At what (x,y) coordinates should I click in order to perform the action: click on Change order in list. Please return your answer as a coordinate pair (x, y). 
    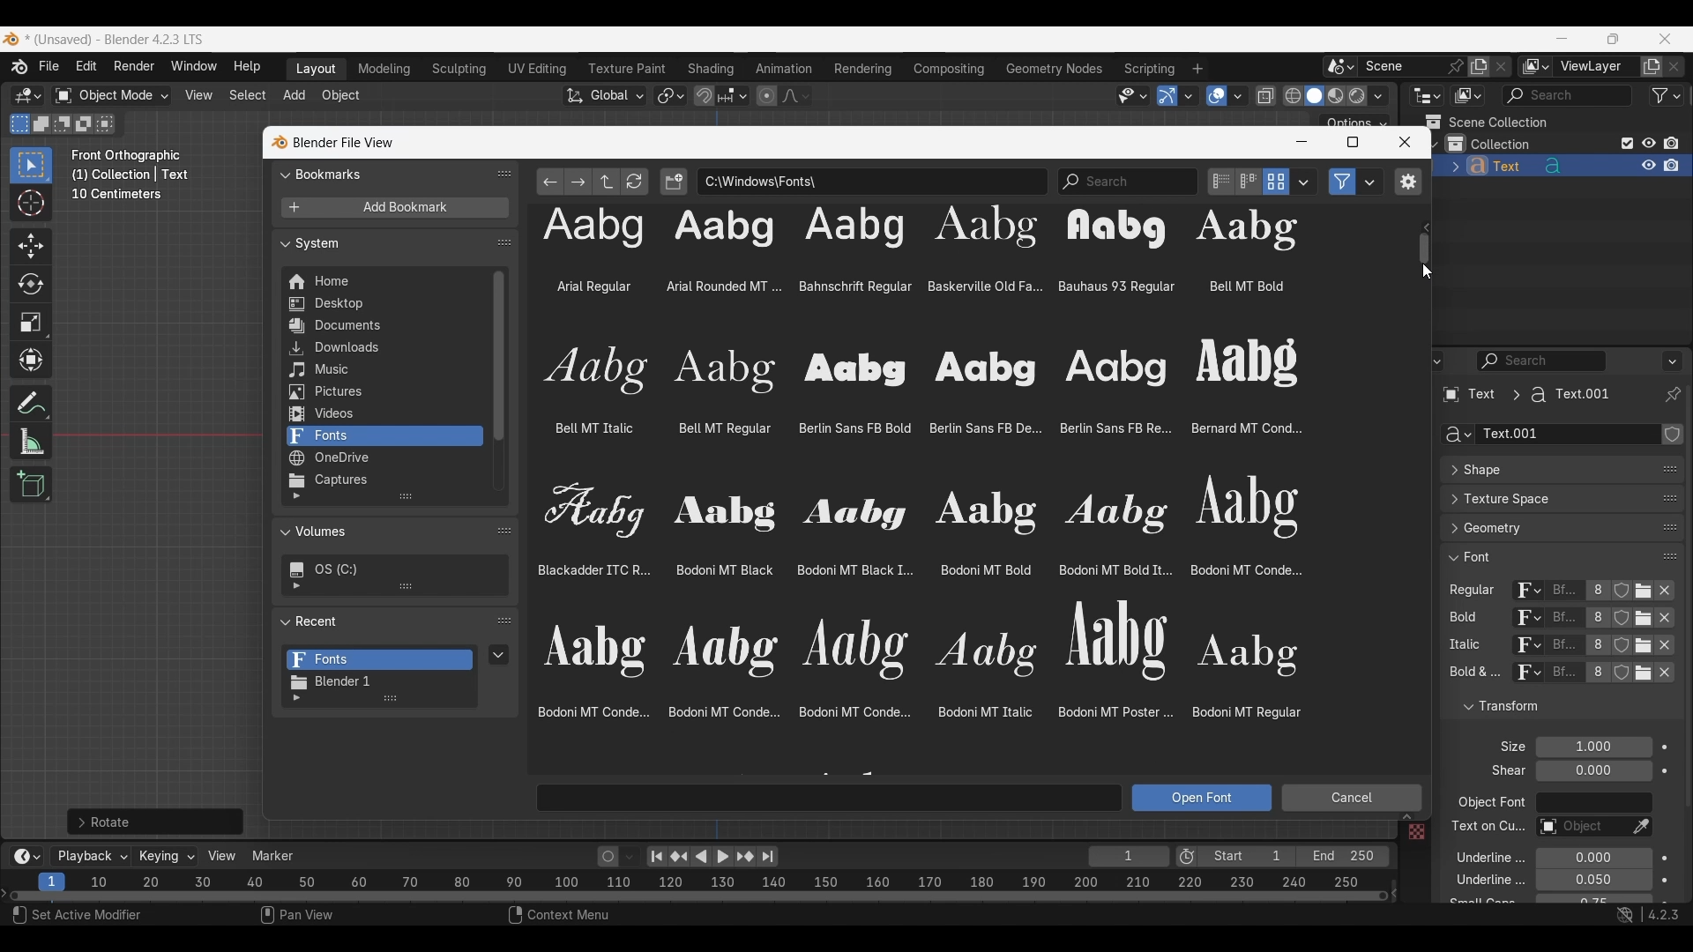
    Looking at the image, I should click on (504, 621).